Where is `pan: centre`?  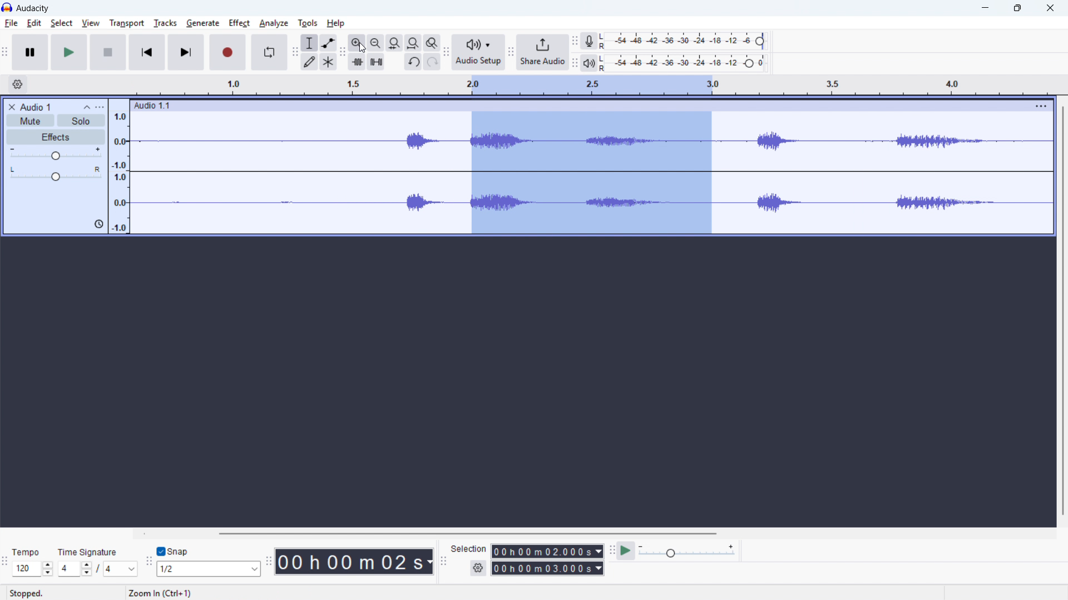 pan: centre is located at coordinates (56, 174).